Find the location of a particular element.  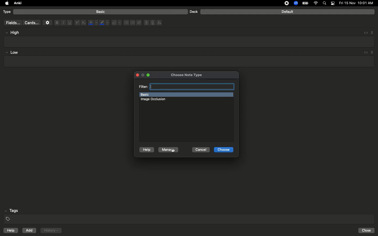

Subscript is located at coordinates (83, 23).